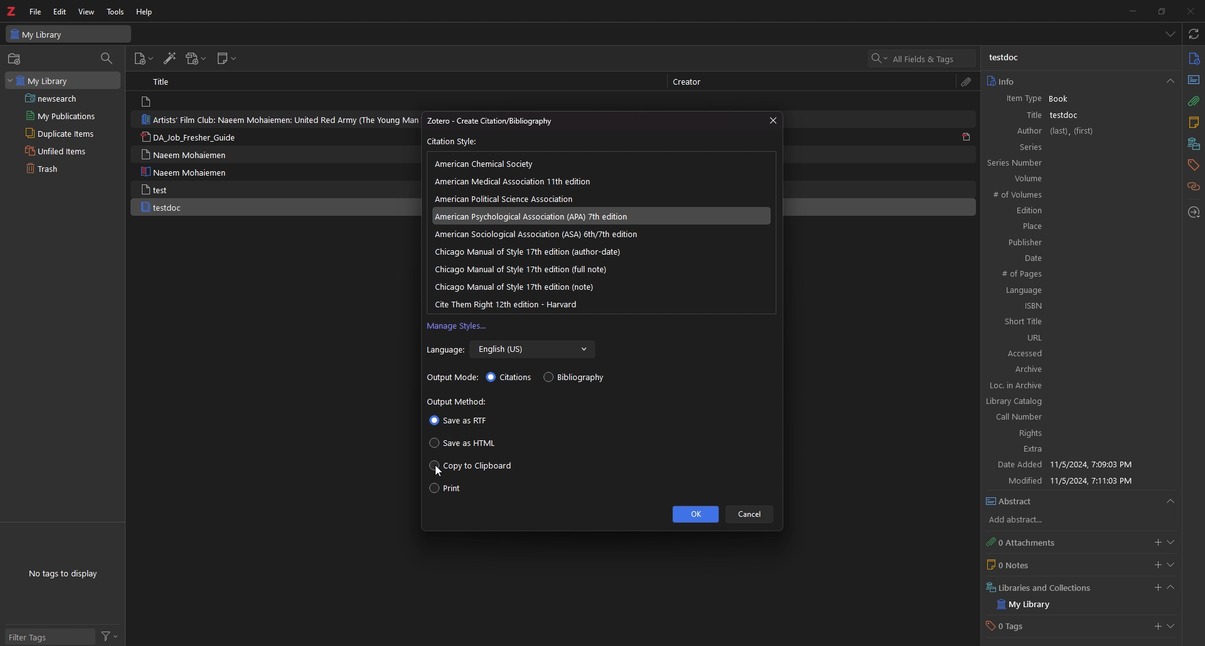  What do you see at coordinates (1192, 165) in the screenshot?
I see `tags` at bounding box center [1192, 165].